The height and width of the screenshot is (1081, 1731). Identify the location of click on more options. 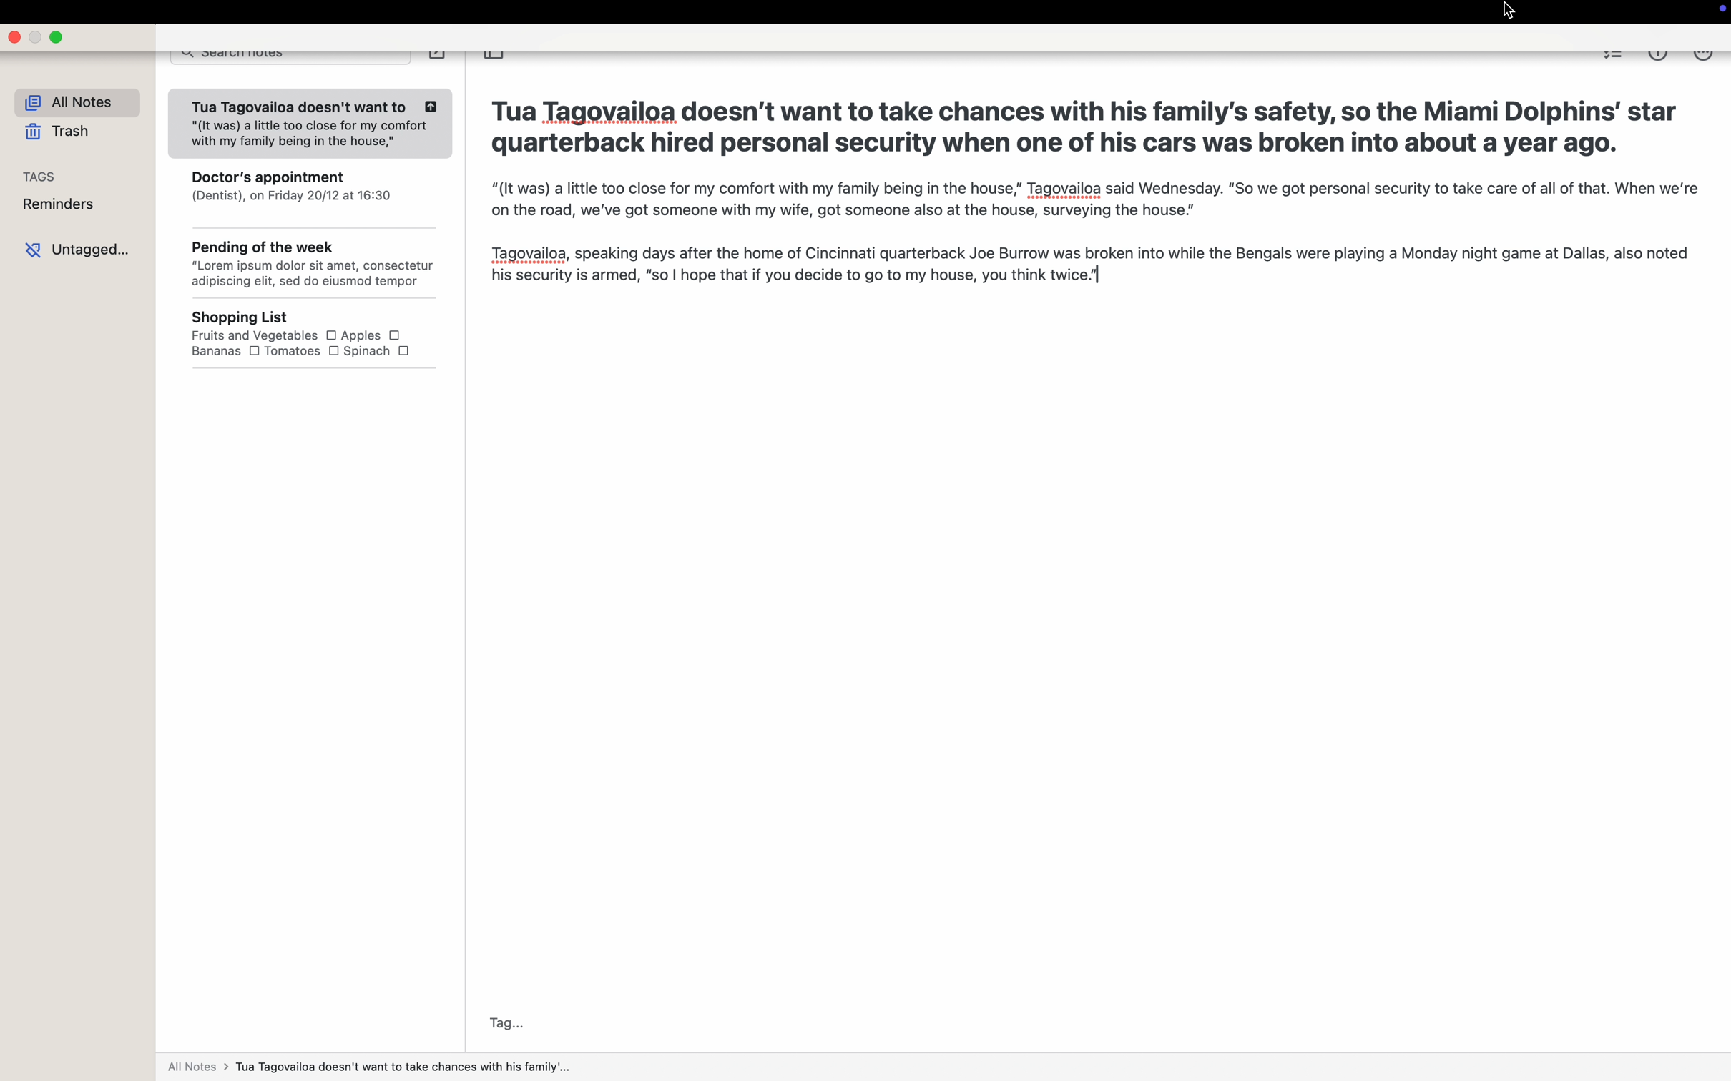
(1707, 52).